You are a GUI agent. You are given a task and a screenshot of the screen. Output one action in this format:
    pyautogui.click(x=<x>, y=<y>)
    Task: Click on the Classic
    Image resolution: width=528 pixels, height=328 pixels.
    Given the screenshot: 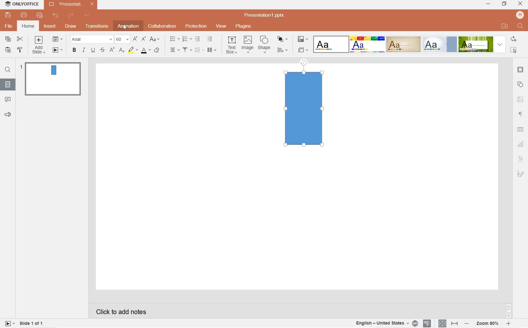 What is the action you would take?
    pyautogui.click(x=403, y=44)
    